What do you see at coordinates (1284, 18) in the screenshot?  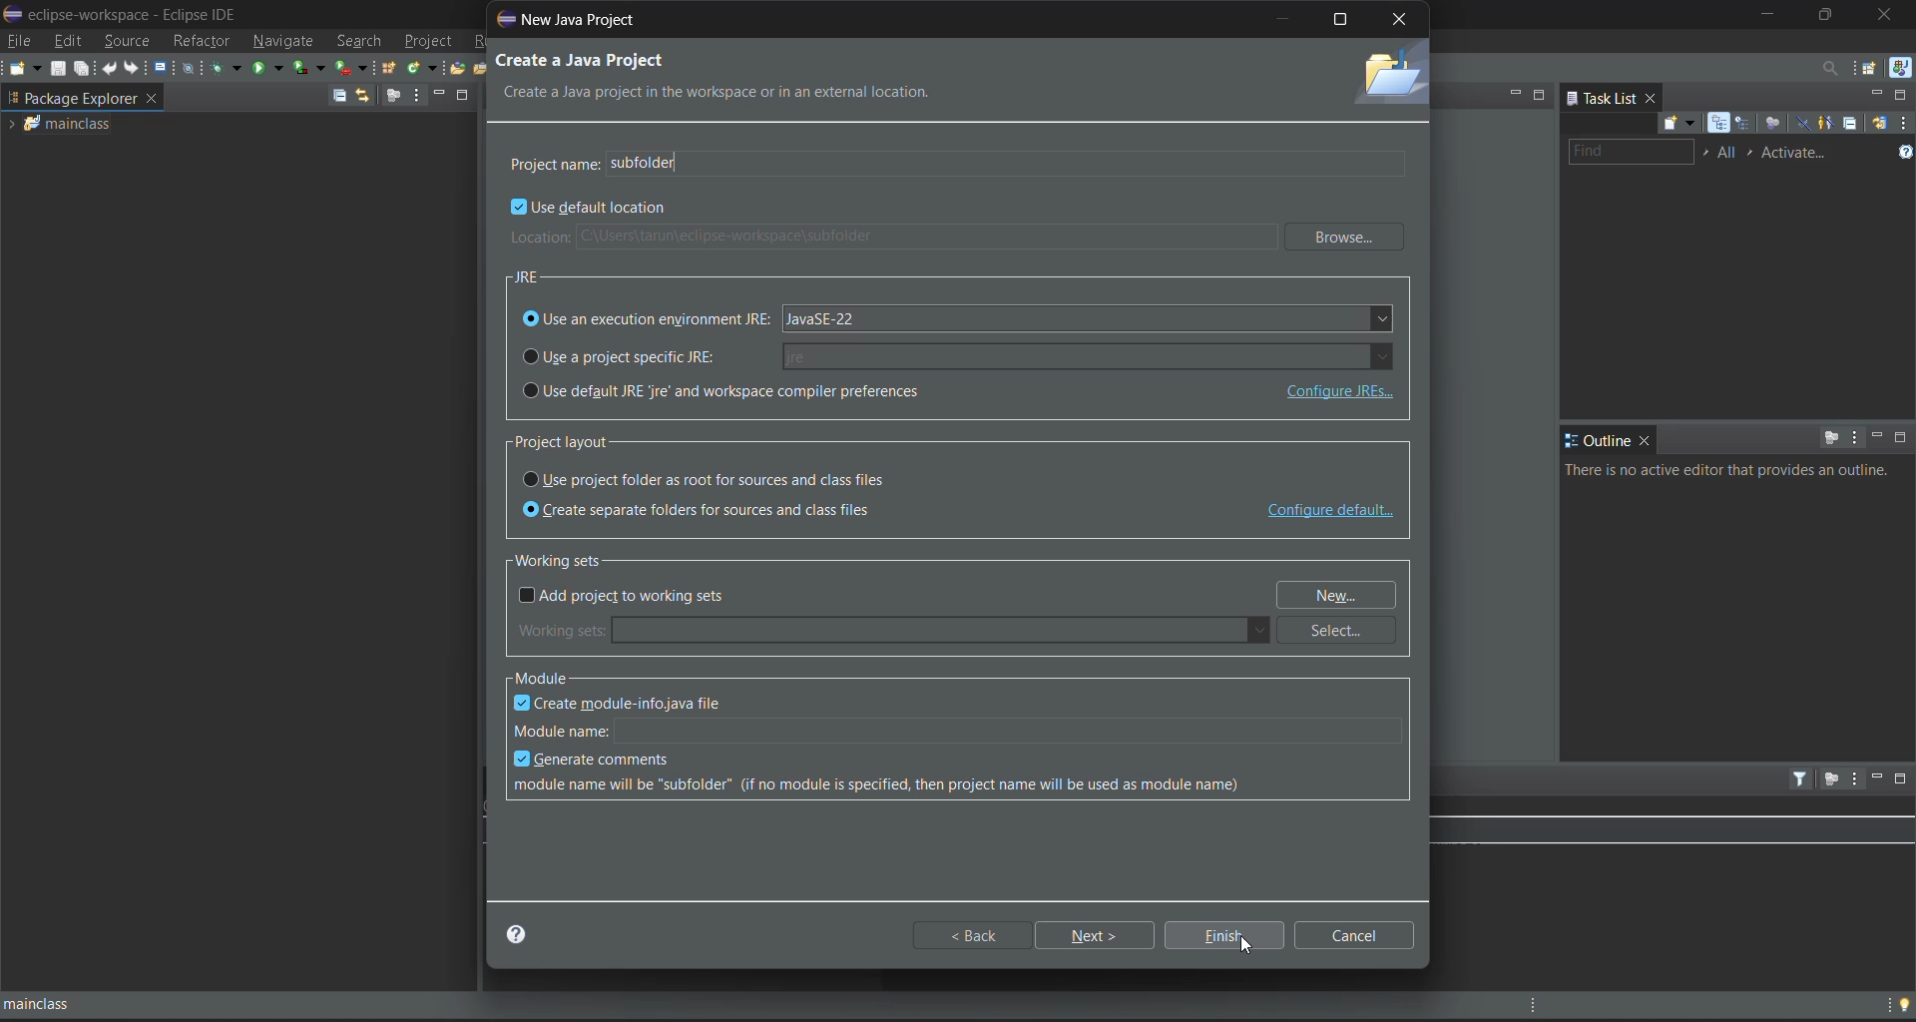 I see `minimize` at bounding box center [1284, 18].